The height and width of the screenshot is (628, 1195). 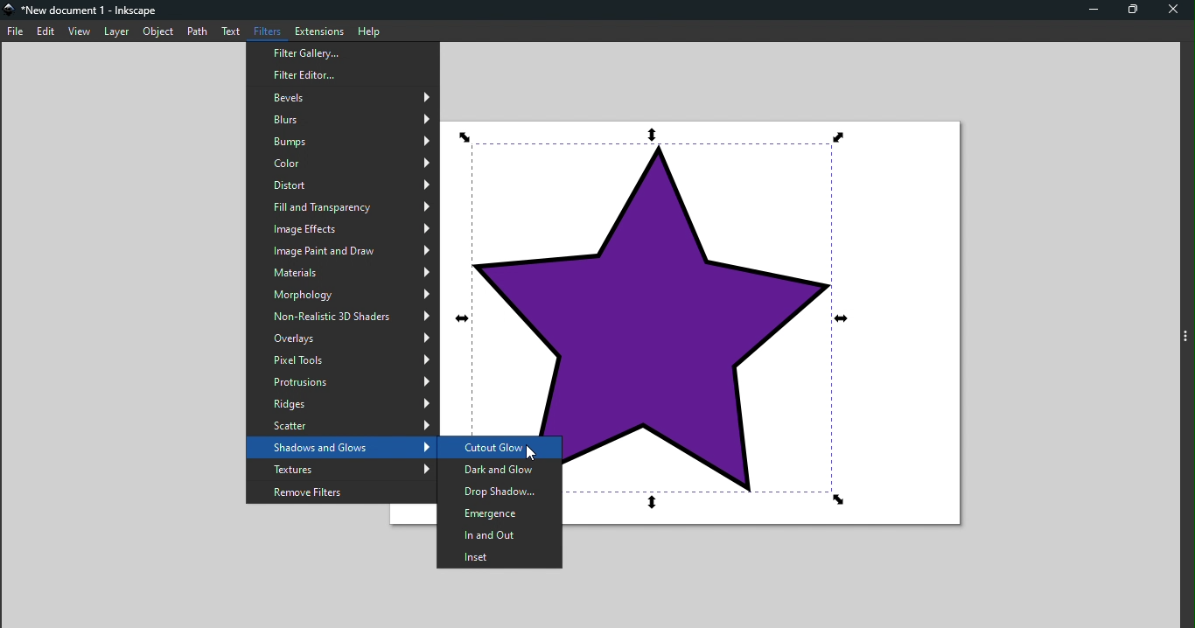 I want to click on Overlays, so click(x=344, y=338).